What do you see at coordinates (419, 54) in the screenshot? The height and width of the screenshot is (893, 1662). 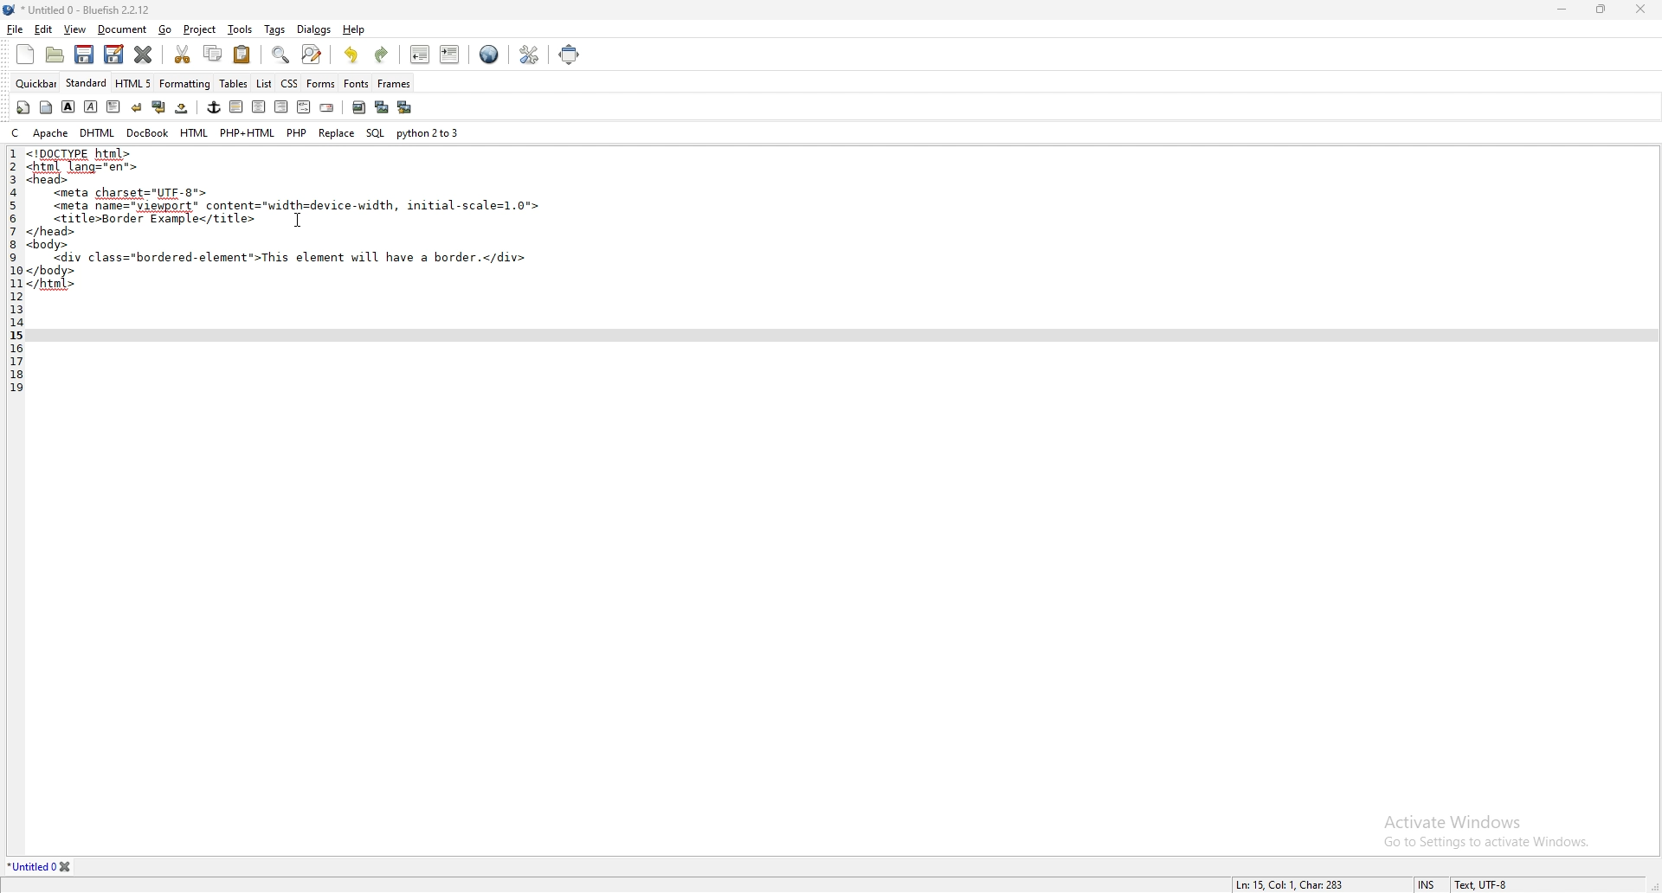 I see `unindent` at bounding box center [419, 54].